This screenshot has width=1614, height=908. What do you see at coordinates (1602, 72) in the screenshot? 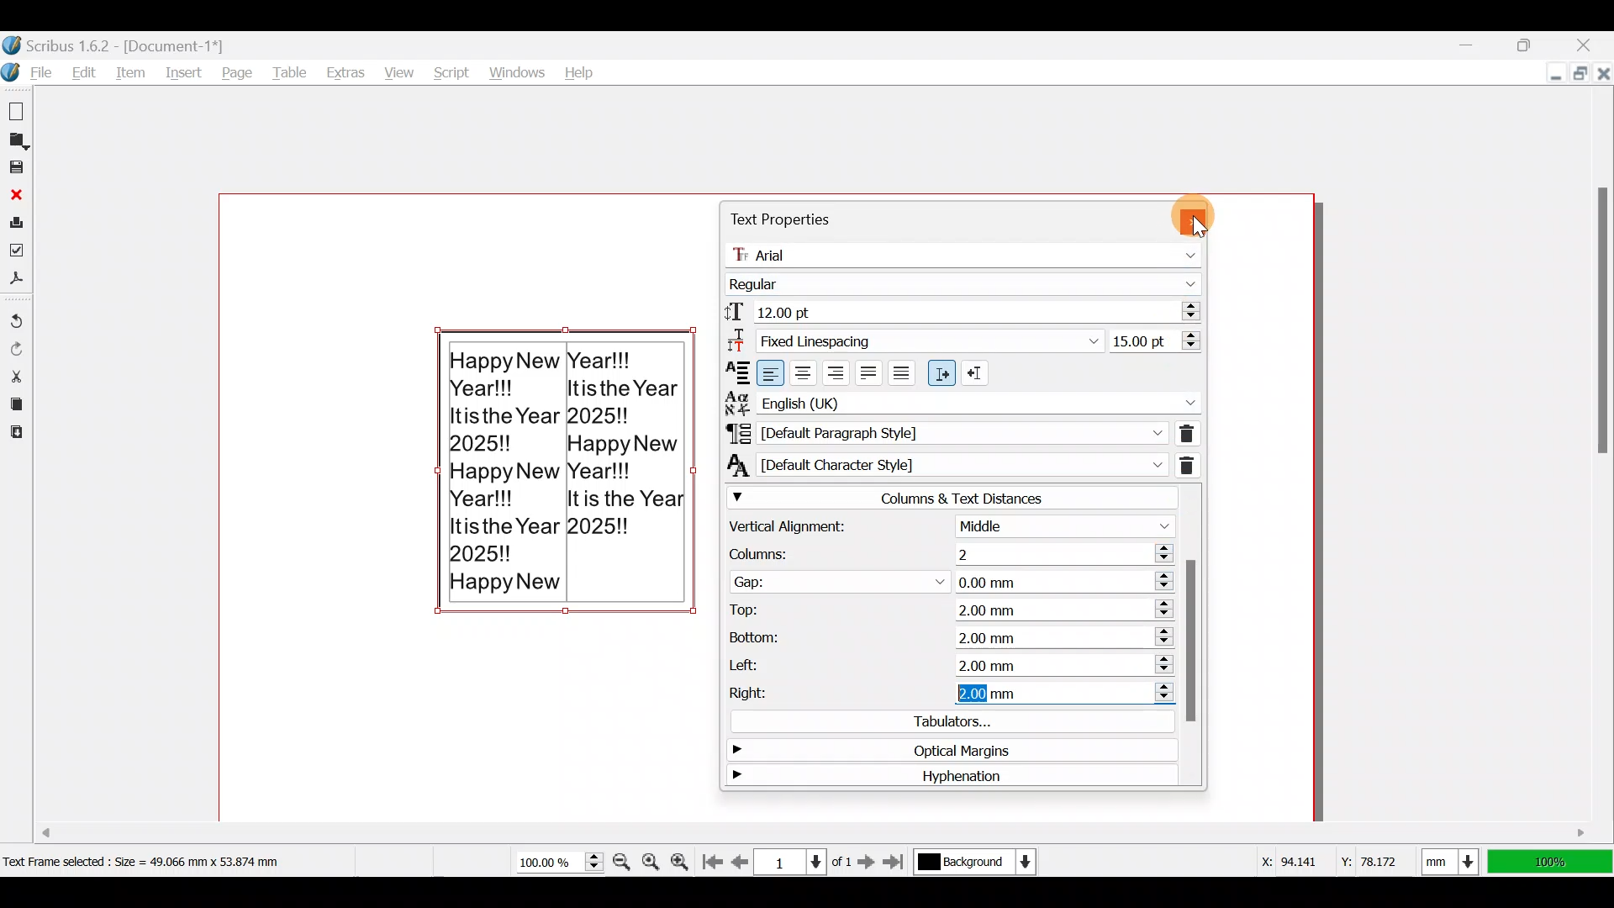
I see `Close` at bounding box center [1602, 72].